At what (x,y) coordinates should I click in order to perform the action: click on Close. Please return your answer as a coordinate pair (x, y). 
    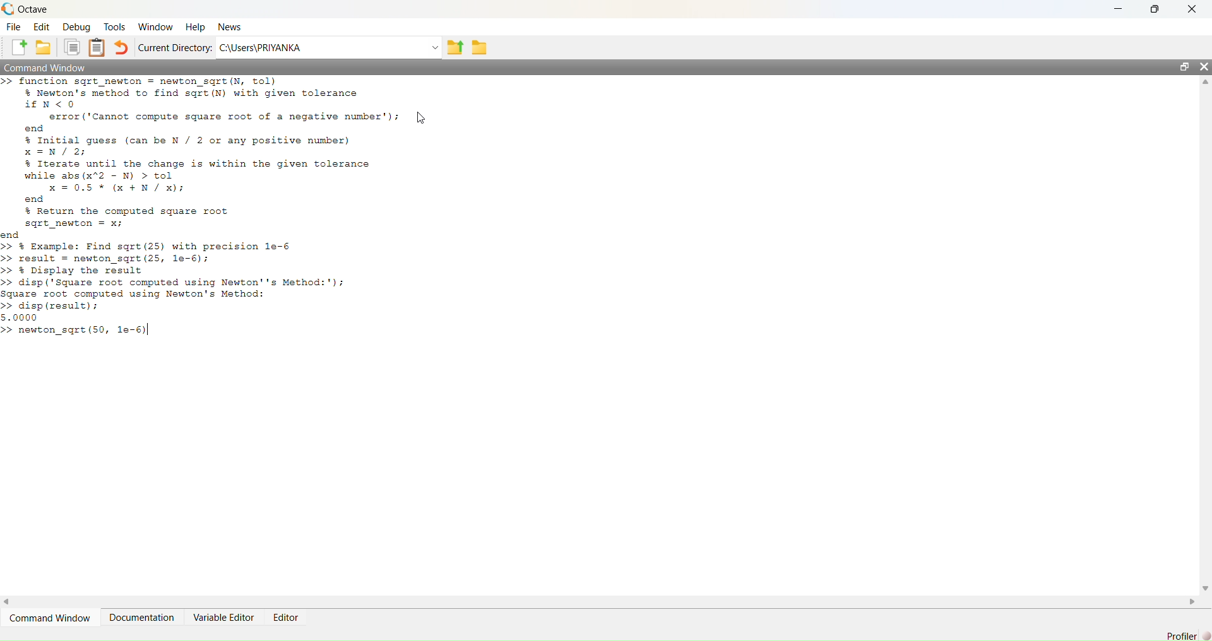
    Looking at the image, I should click on (1202, 68).